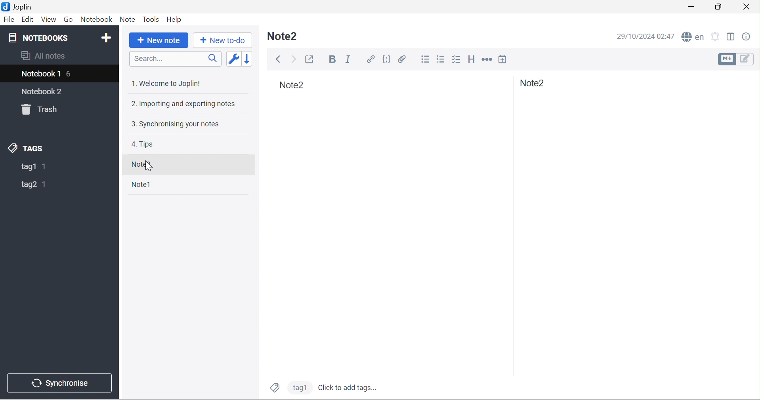 The height and width of the screenshot is (400, 760). What do you see at coordinates (150, 59) in the screenshot?
I see `Search...` at bounding box center [150, 59].